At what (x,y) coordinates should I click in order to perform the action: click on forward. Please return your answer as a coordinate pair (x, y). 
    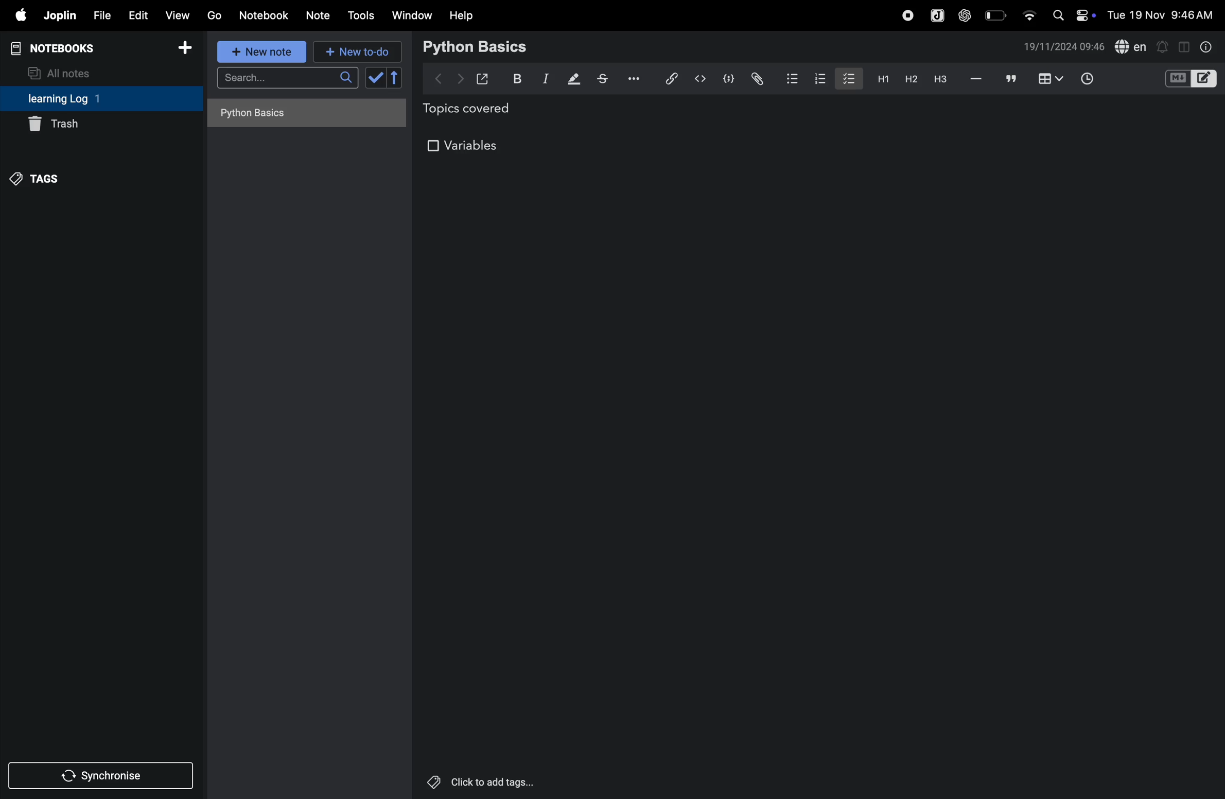
    Looking at the image, I should click on (460, 79).